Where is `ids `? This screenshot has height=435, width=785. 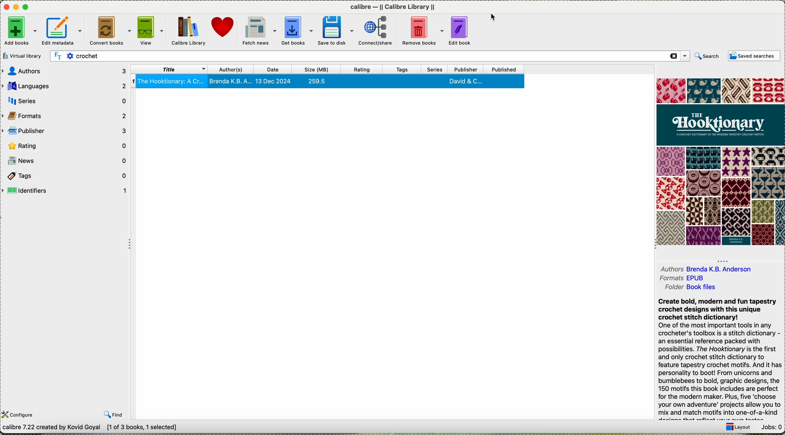
ids  is located at coordinates (672, 279).